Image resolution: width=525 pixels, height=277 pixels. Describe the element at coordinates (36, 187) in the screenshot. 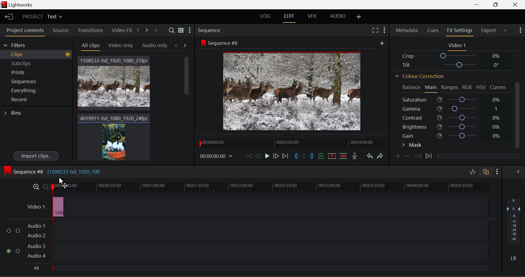

I see `Maximize` at that location.